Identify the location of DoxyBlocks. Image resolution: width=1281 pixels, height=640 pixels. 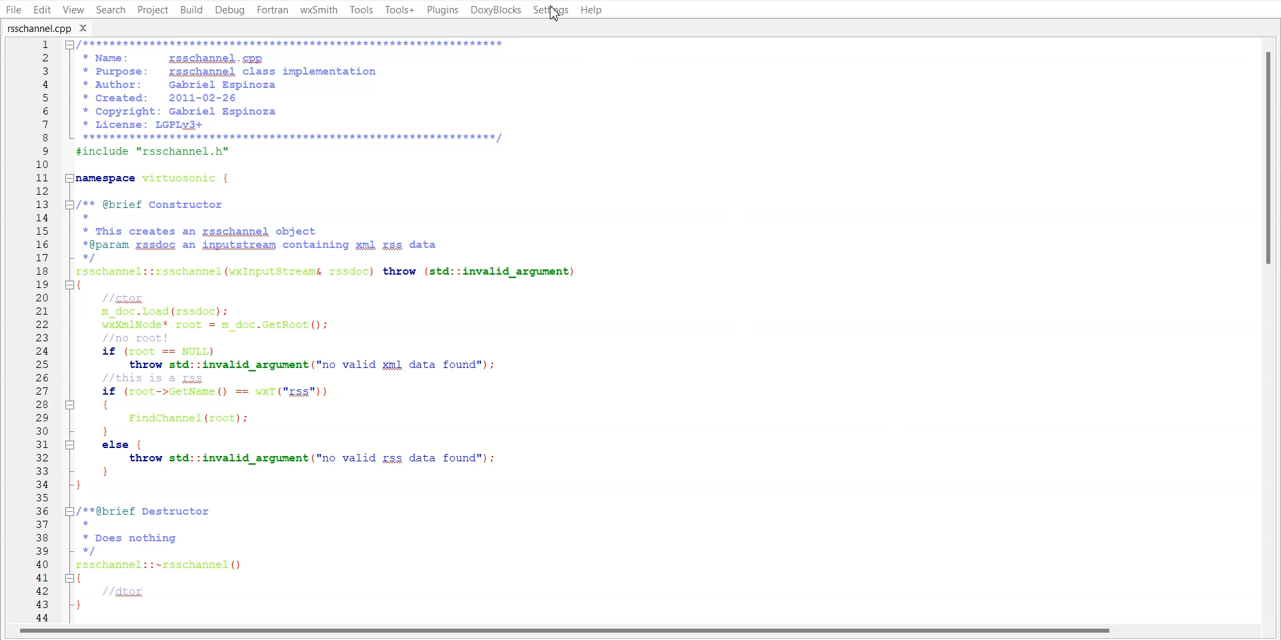
(495, 10).